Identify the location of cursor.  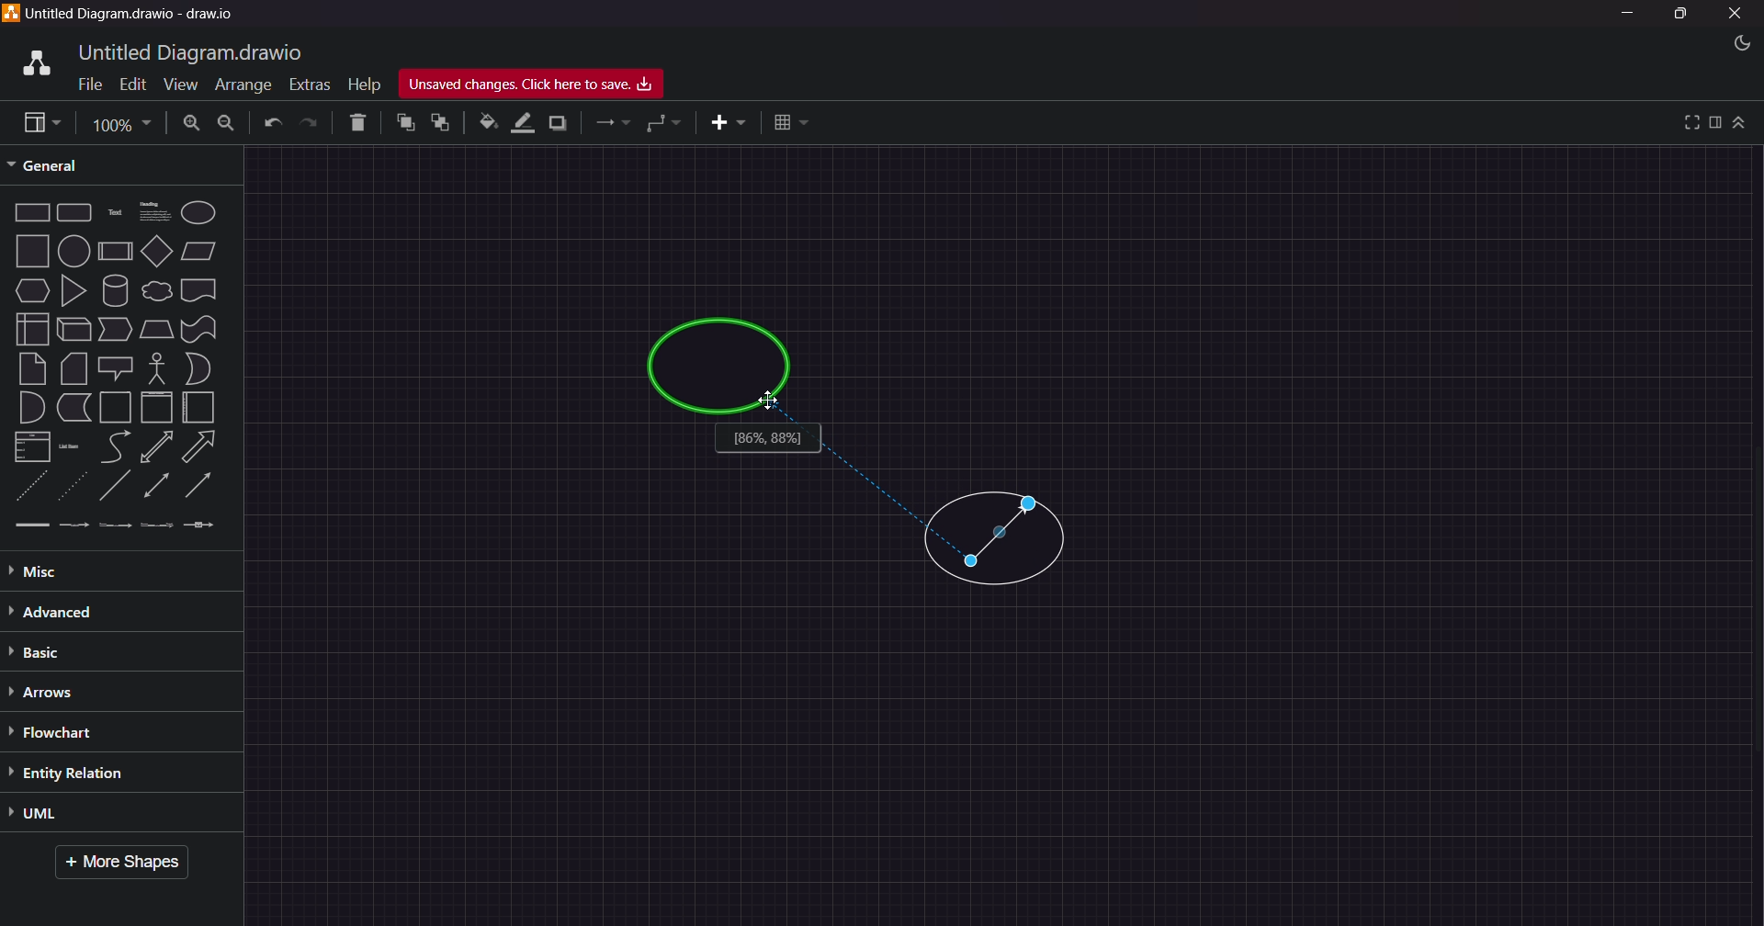
(770, 401).